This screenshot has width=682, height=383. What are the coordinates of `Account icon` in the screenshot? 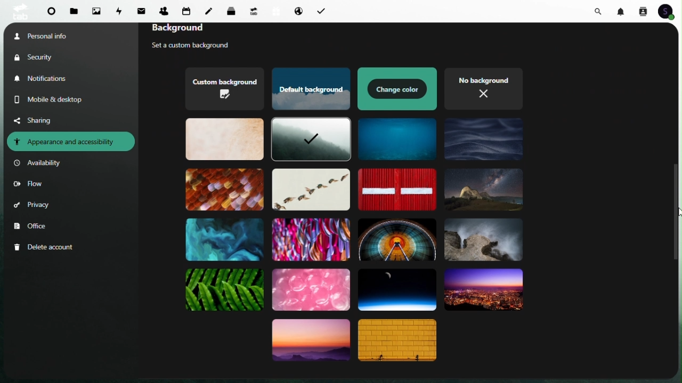 It's located at (667, 11).